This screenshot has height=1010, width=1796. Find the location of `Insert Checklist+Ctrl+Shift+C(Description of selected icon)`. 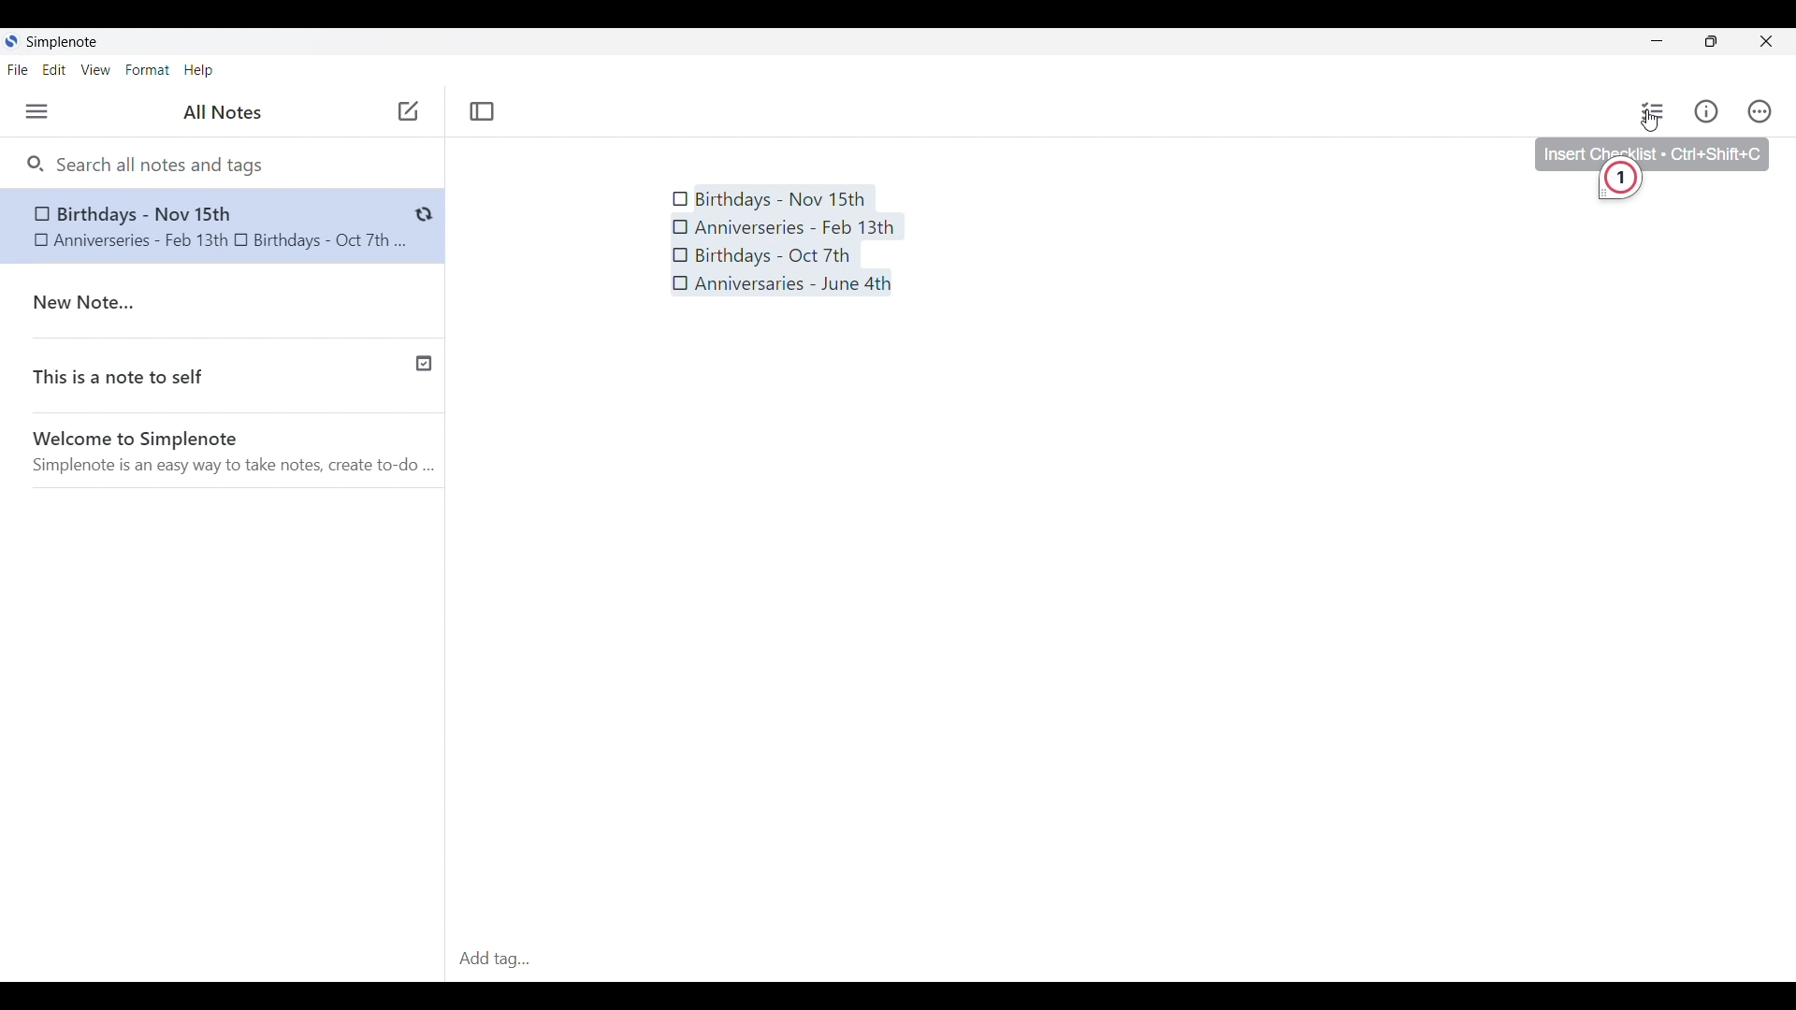

Insert Checklist+Ctrl+Shift+C(Description of selected icon) is located at coordinates (1652, 150).